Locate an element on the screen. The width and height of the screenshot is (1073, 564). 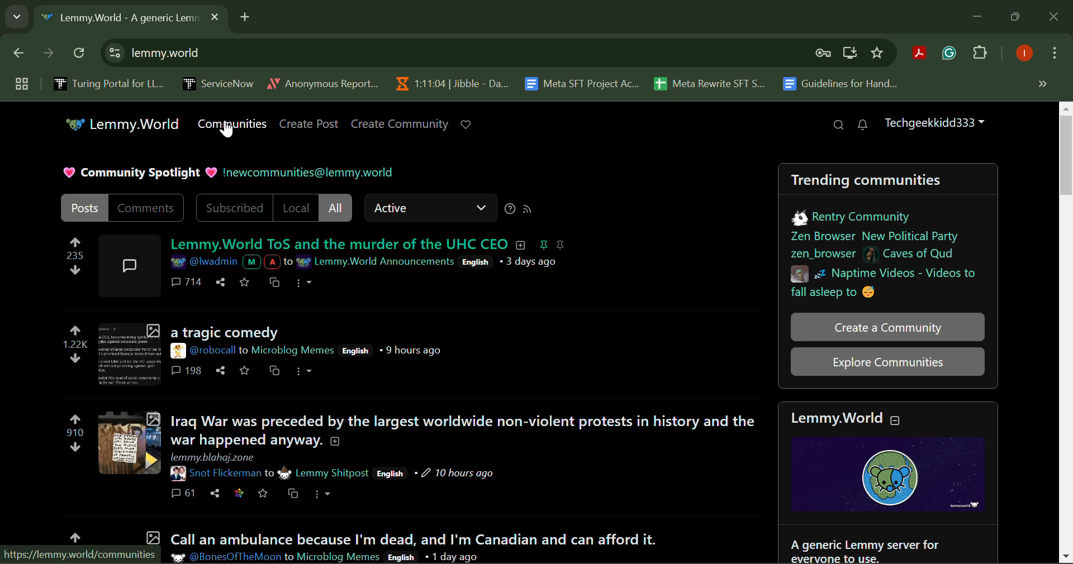
Plugins is located at coordinates (980, 55).